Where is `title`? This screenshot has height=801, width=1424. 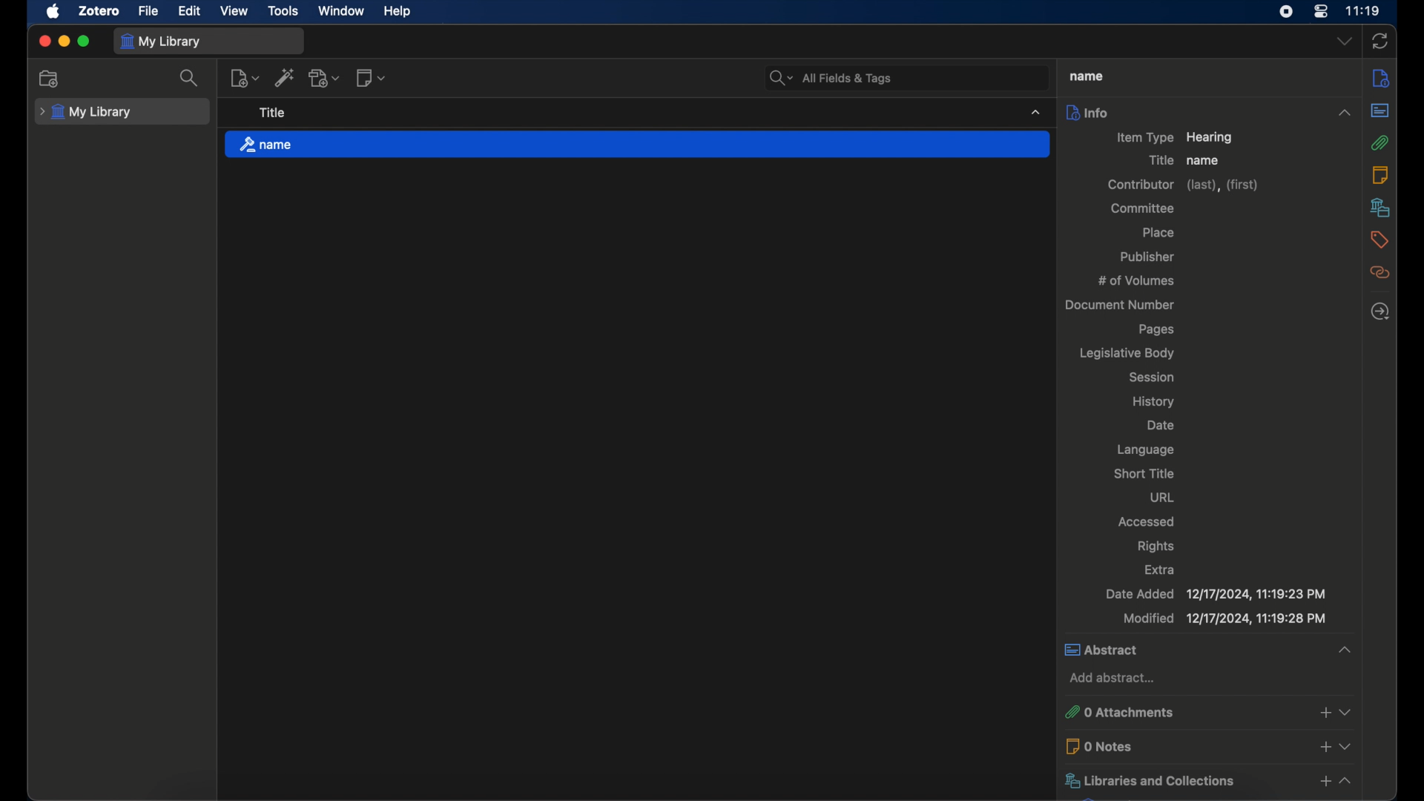
title is located at coordinates (272, 112).